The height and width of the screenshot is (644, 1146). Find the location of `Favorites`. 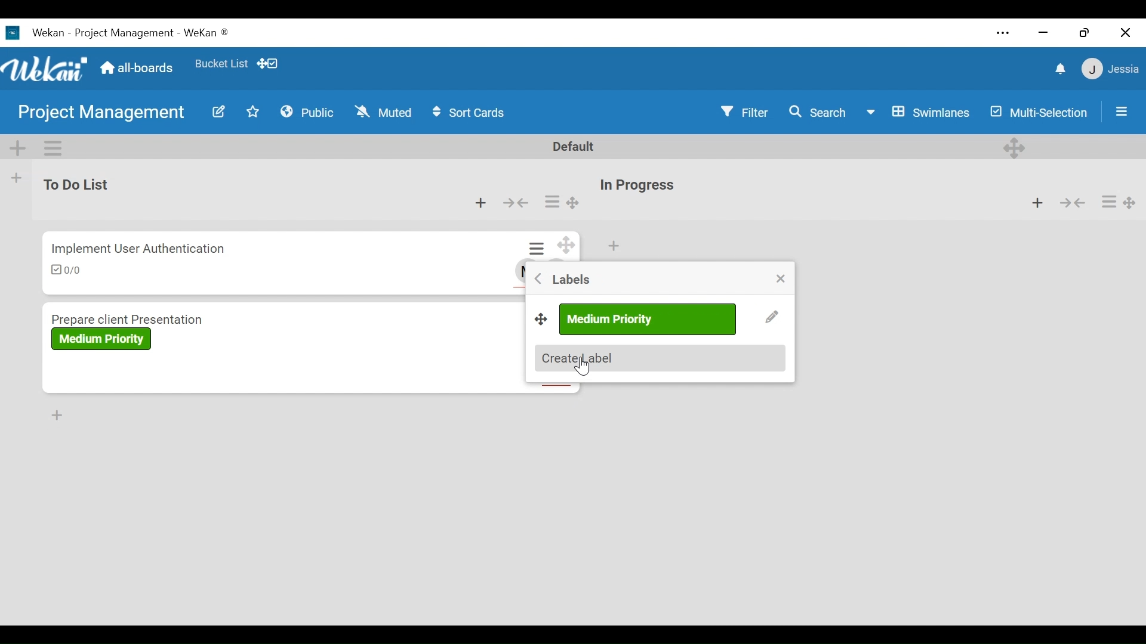

Favorites is located at coordinates (221, 61).